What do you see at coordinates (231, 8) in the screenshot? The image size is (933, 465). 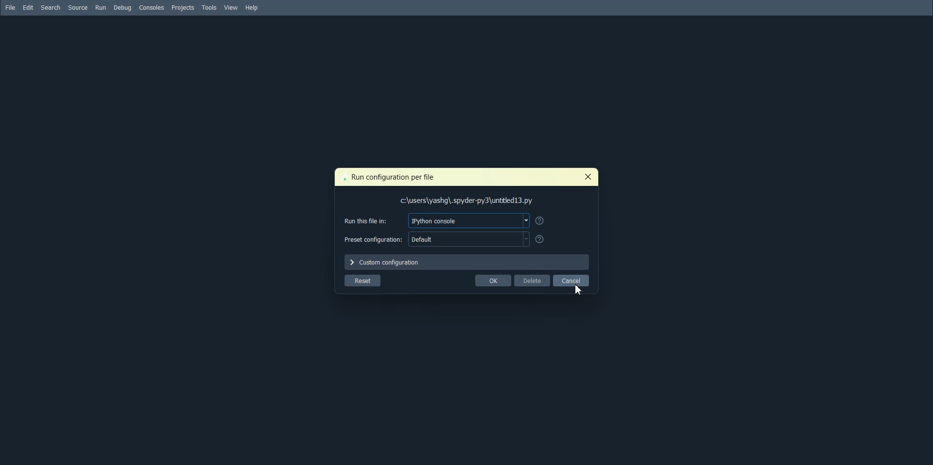 I see `View` at bounding box center [231, 8].